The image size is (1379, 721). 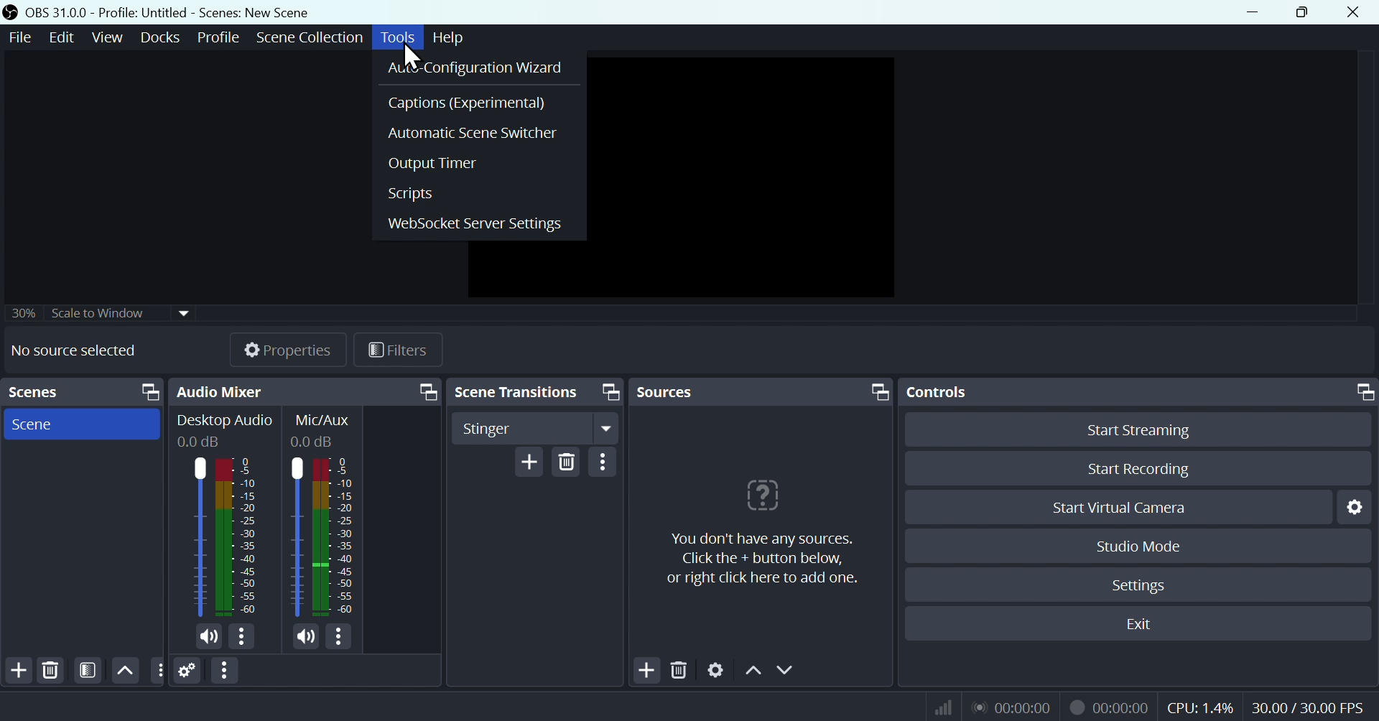 What do you see at coordinates (1306, 12) in the screenshot?
I see `Maximise` at bounding box center [1306, 12].